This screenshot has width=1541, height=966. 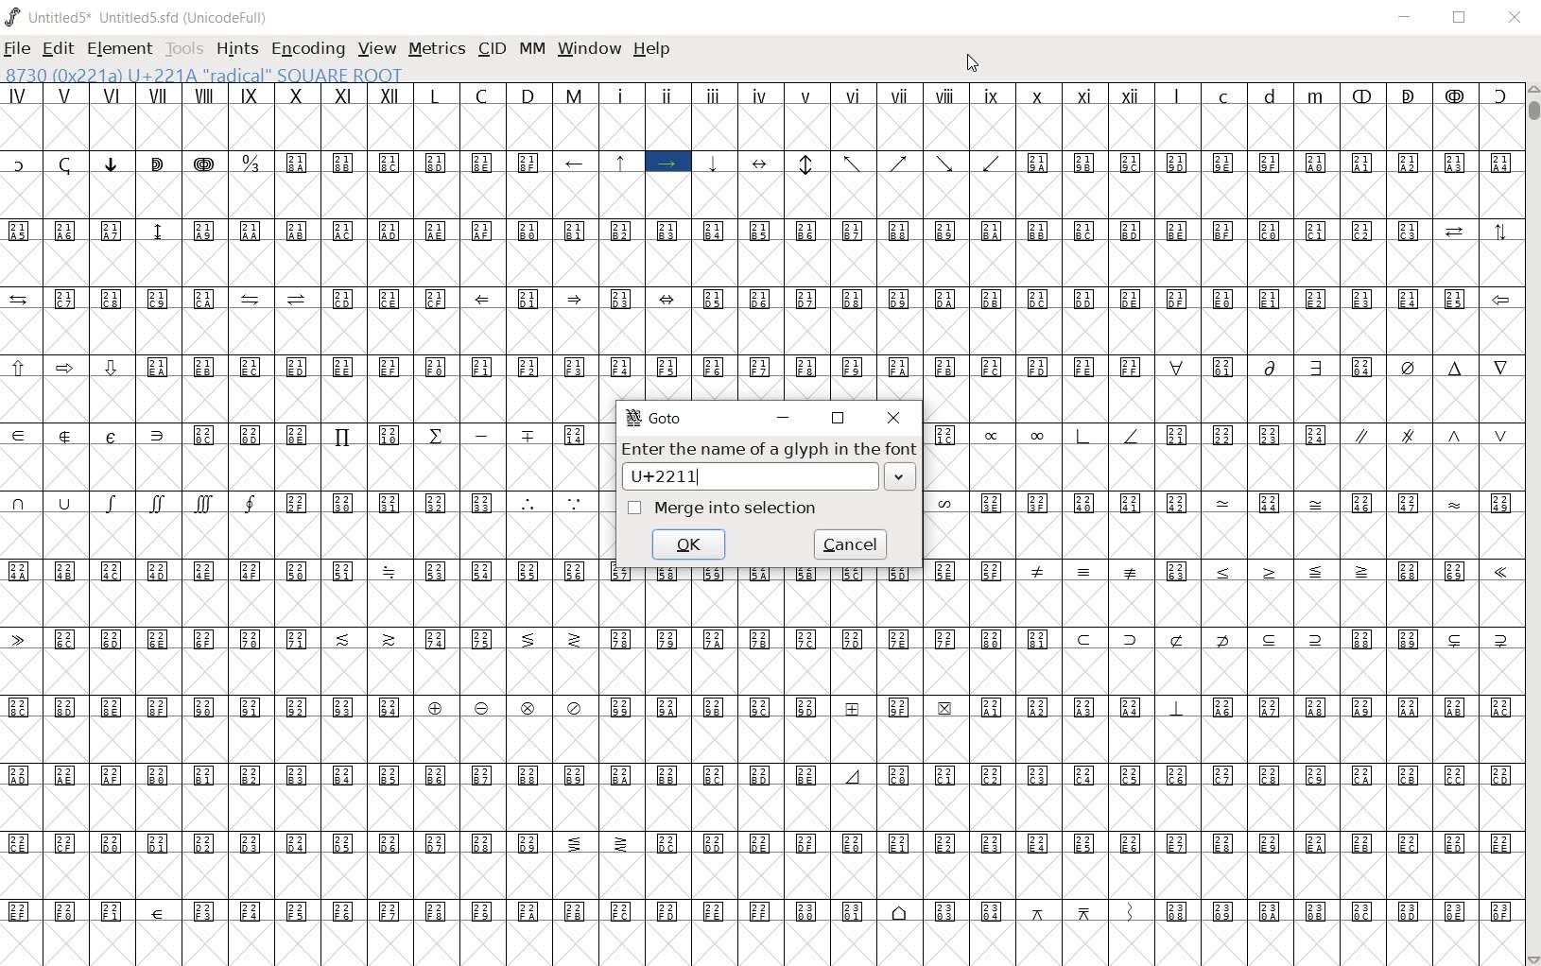 I want to click on CURSOR, so click(x=974, y=63).